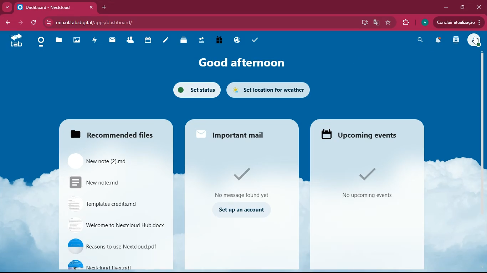 This screenshot has width=487, height=273. What do you see at coordinates (102, 21) in the screenshot?
I see `url` at bounding box center [102, 21].